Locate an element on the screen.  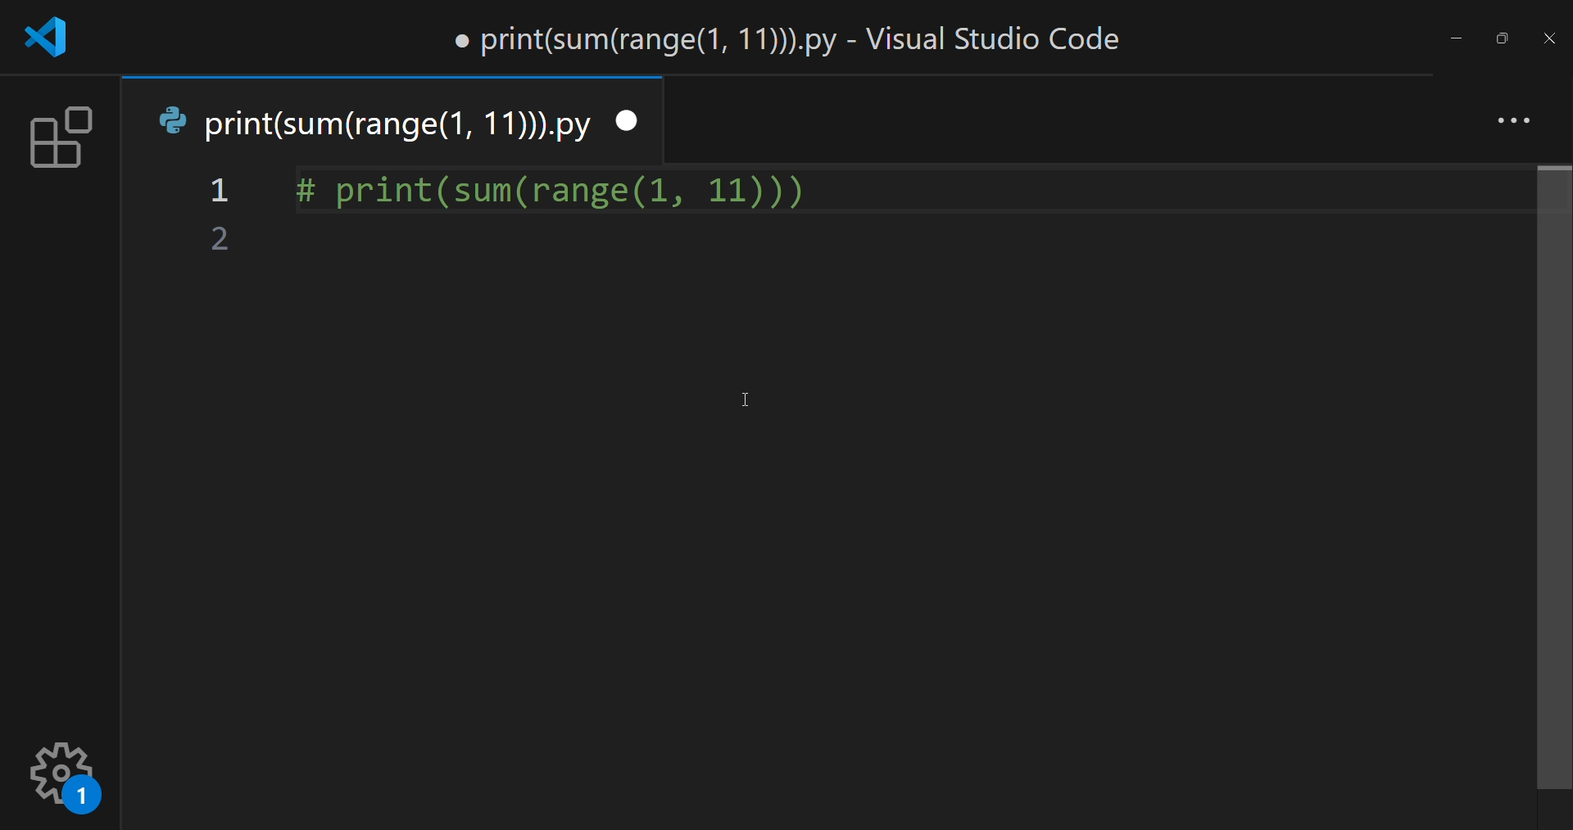
cursor is located at coordinates (752, 396).